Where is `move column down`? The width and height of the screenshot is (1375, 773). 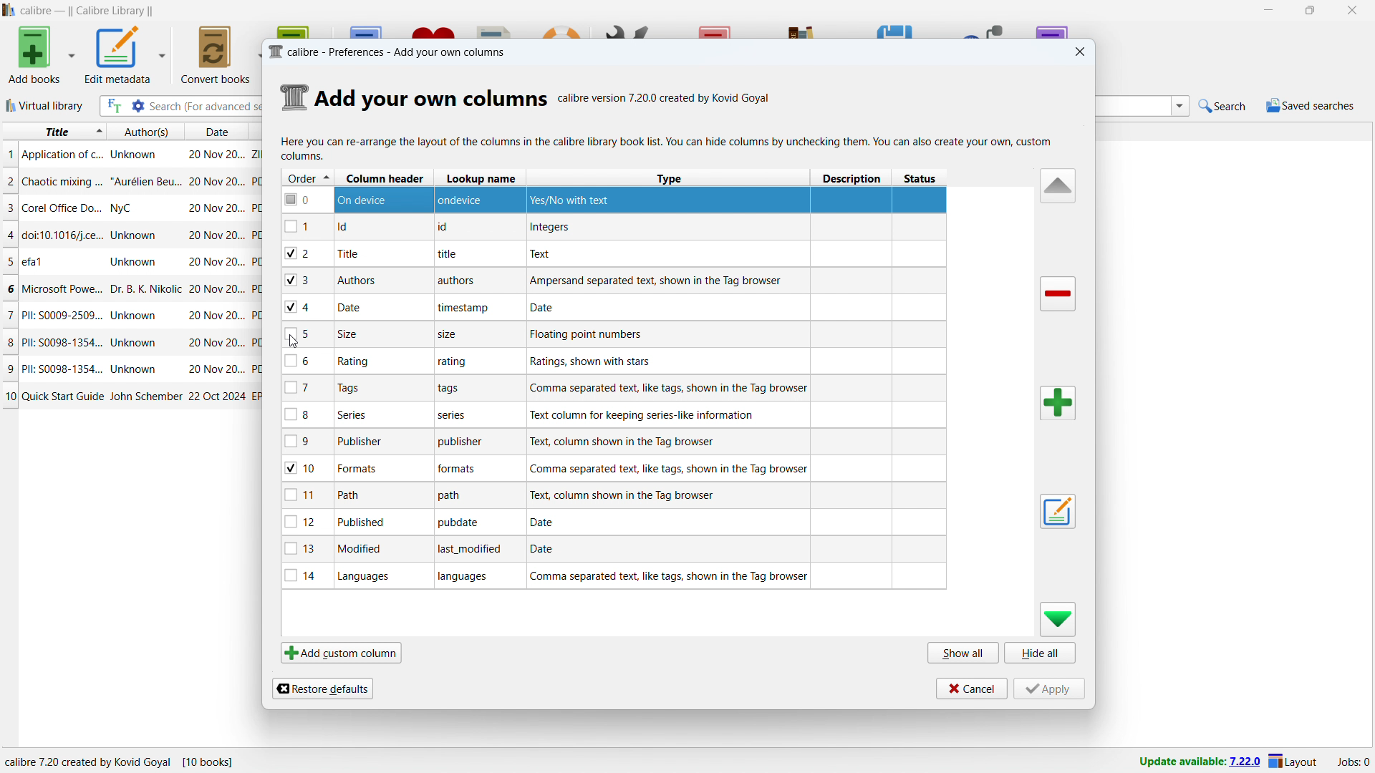
move column down is located at coordinates (1058, 620).